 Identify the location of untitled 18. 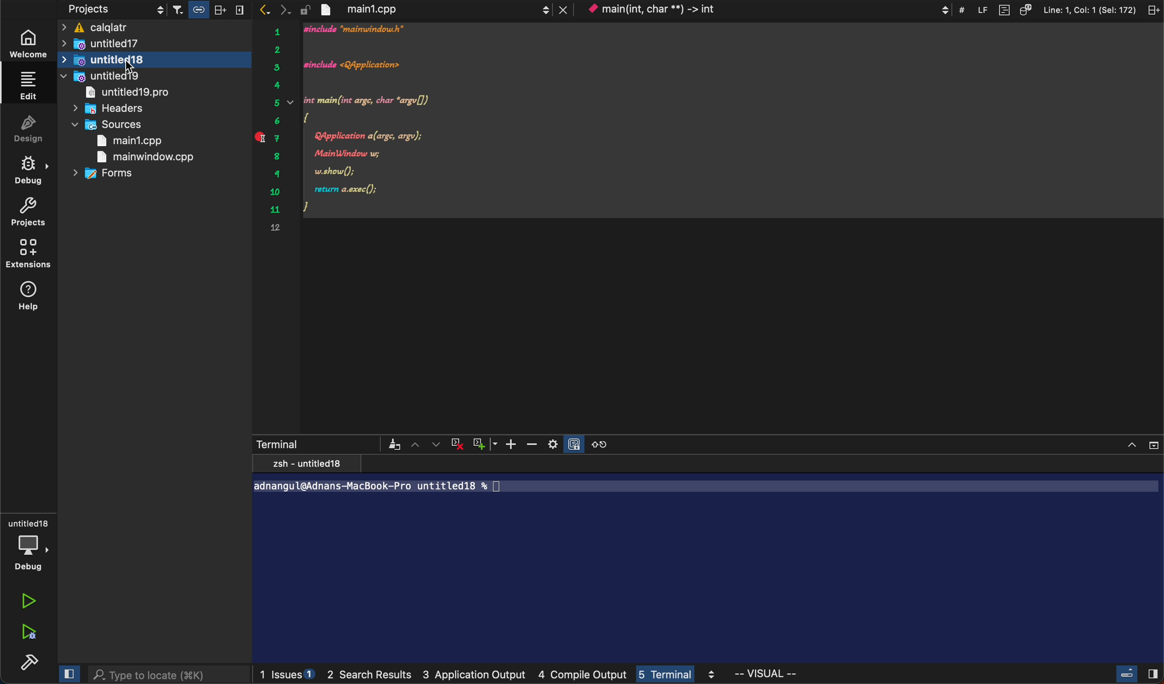
(150, 60).